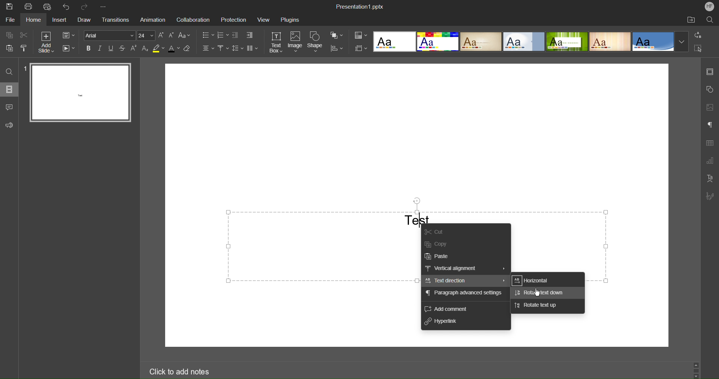 Image resolution: width=719 pixels, height=379 pixels. I want to click on Text Alignment, so click(207, 49).